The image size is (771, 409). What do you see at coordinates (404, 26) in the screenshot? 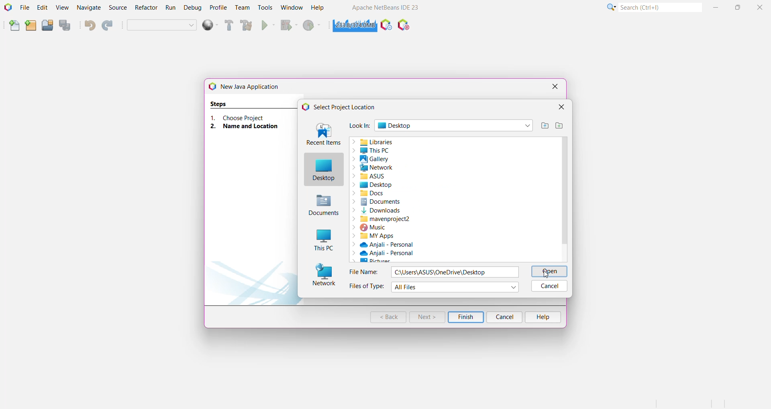
I see `Pause I/O Checks` at bounding box center [404, 26].